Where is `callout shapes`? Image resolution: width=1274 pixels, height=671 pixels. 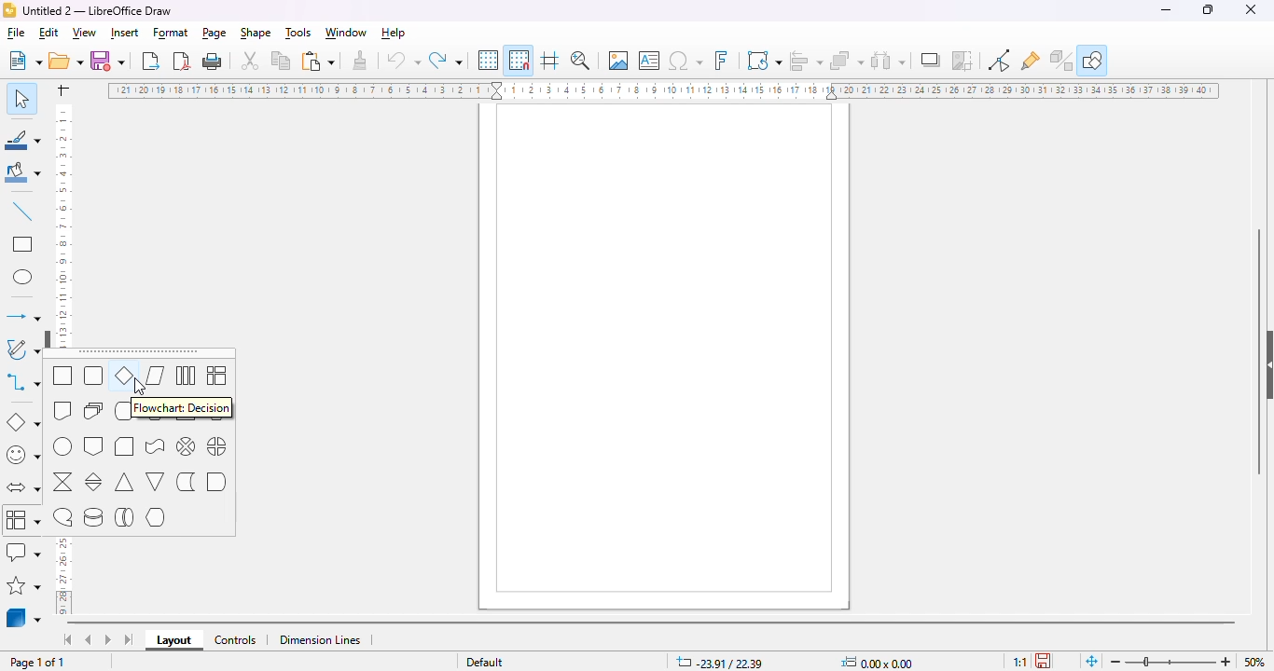
callout shapes is located at coordinates (25, 552).